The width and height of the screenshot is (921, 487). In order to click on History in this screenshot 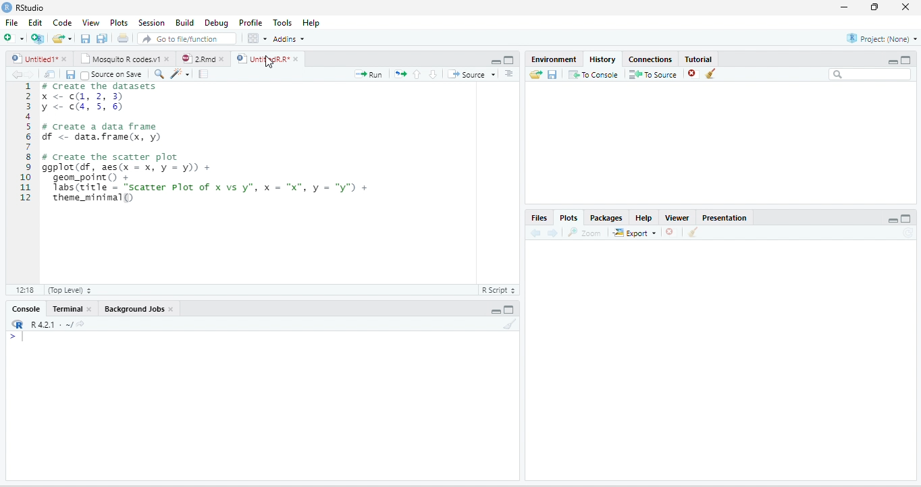, I will do `click(602, 59)`.